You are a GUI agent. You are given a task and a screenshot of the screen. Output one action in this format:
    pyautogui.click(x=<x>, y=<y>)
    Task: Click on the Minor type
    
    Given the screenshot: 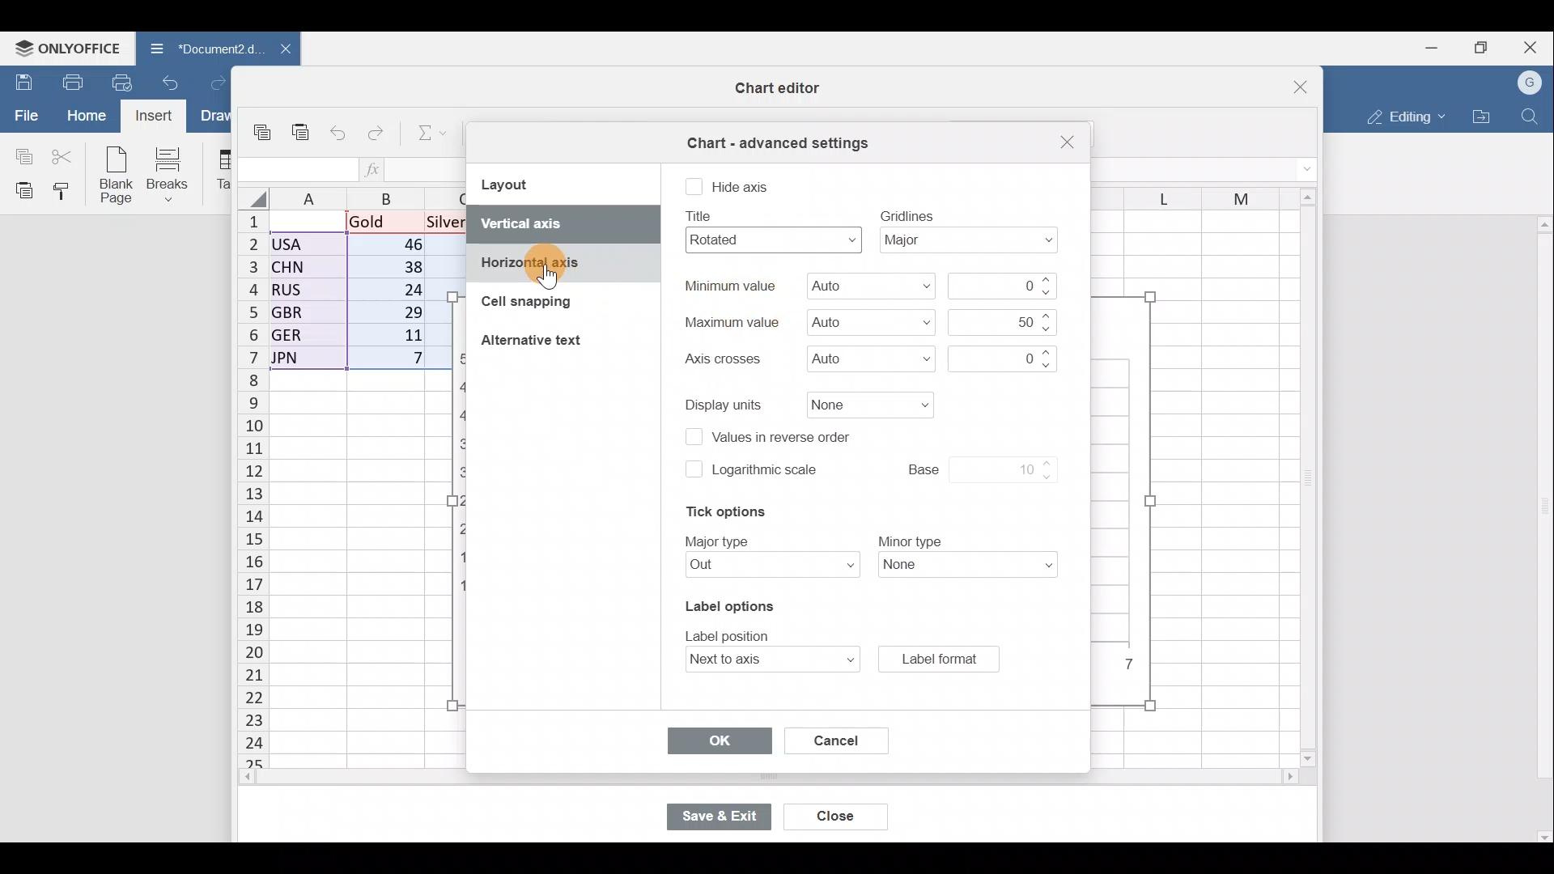 What is the action you would take?
    pyautogui.click(x=977, y=566)
    